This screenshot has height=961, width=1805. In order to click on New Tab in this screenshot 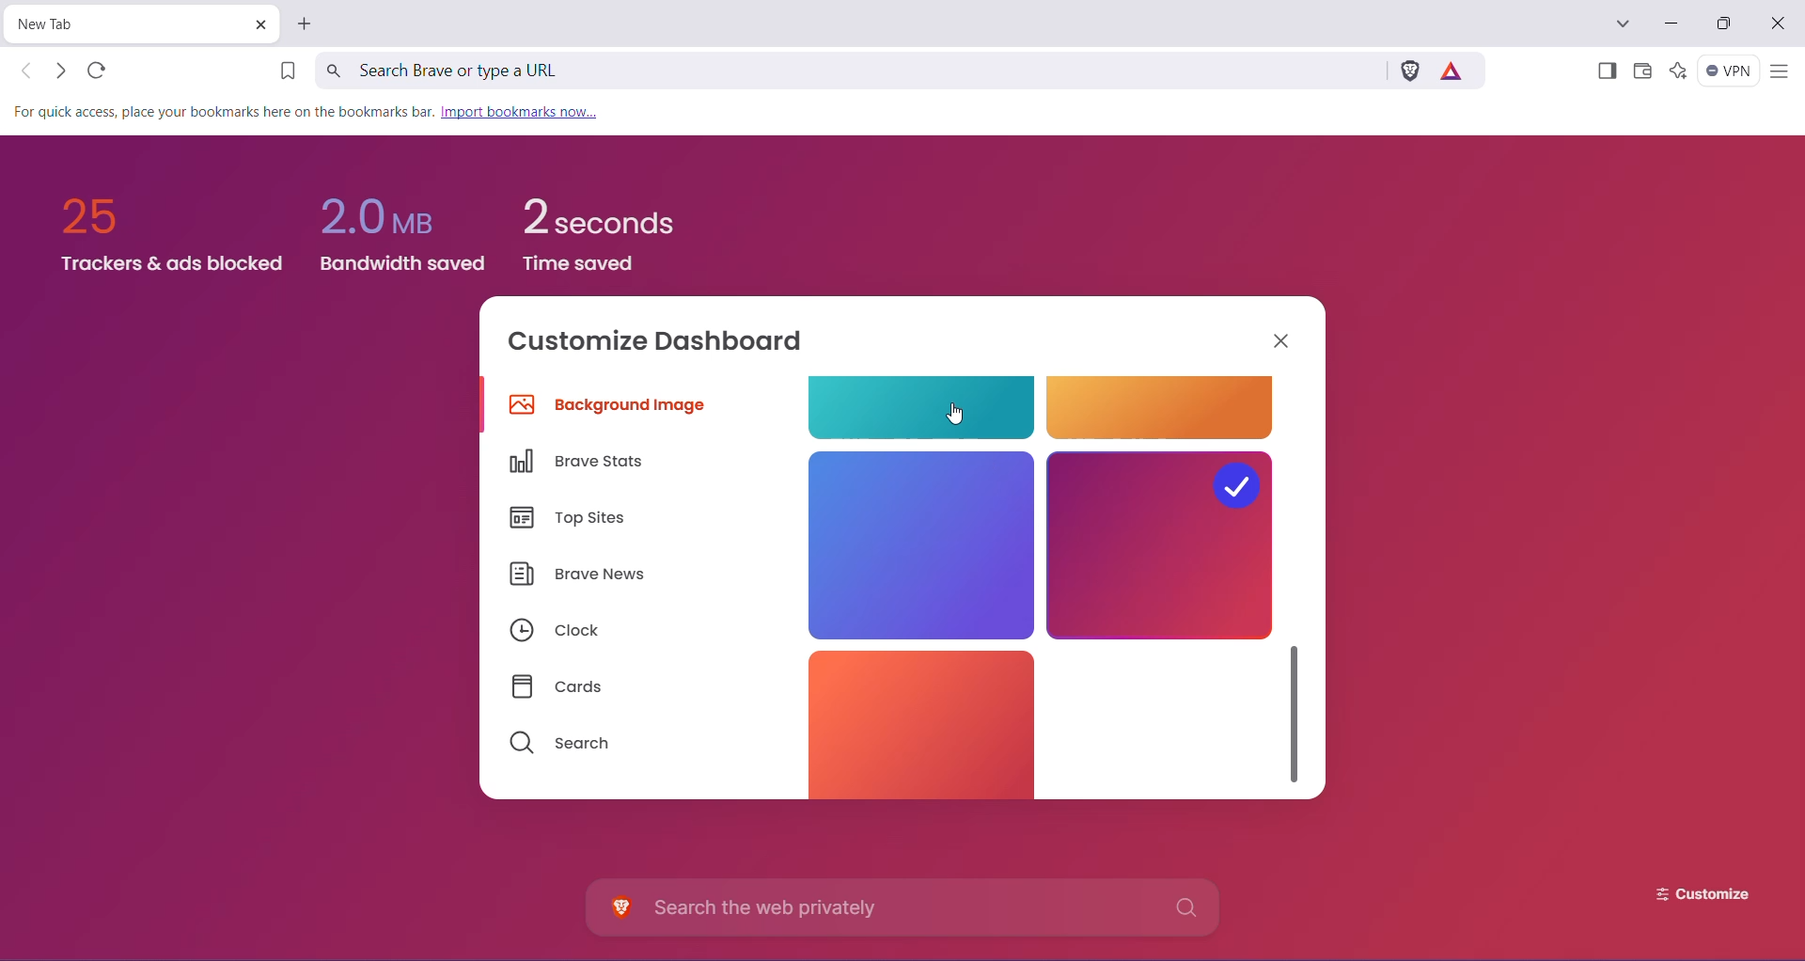, I will do `click(126, 24)`.